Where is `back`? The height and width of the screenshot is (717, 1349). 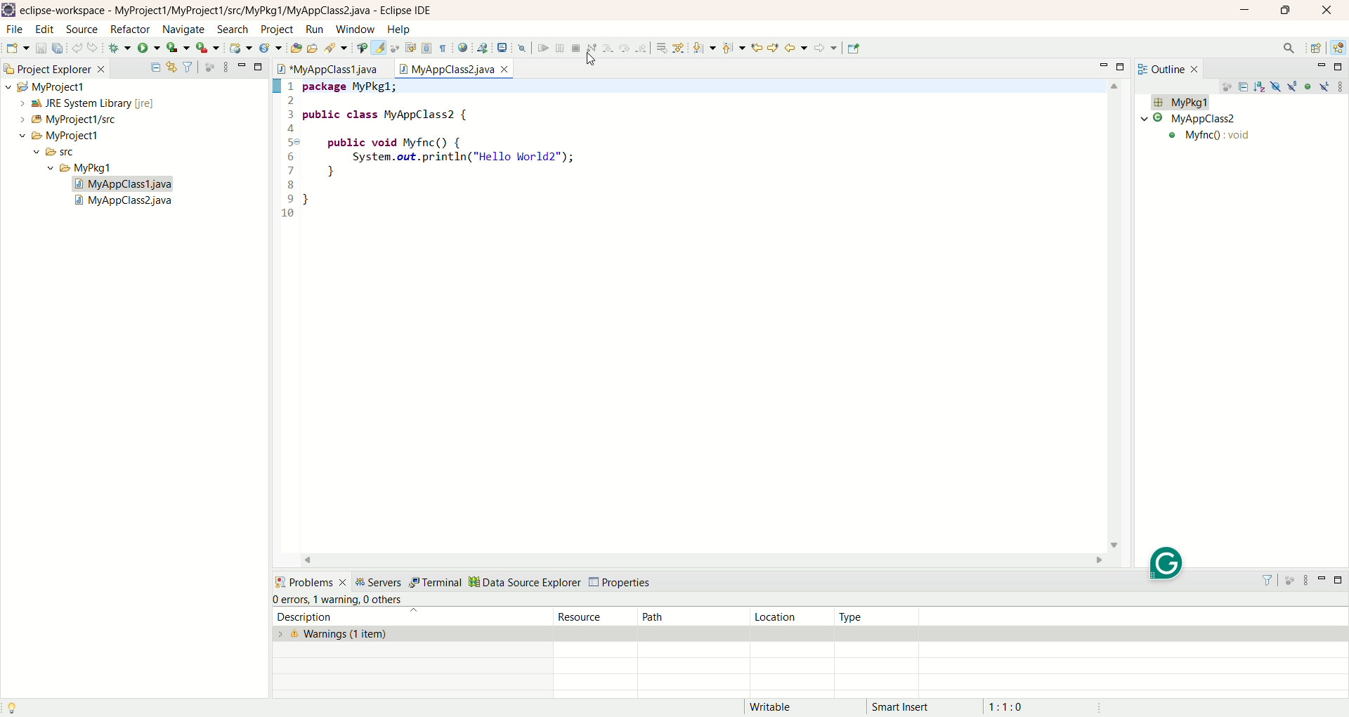
back is located at coordinates (796, 47).